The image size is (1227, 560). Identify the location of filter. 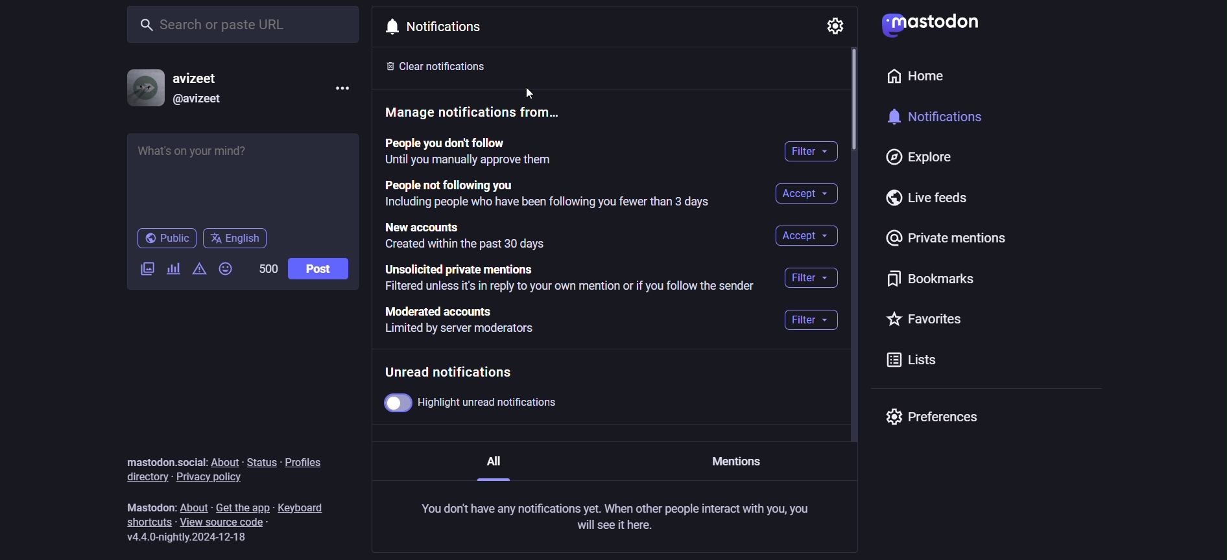
(813, 153).